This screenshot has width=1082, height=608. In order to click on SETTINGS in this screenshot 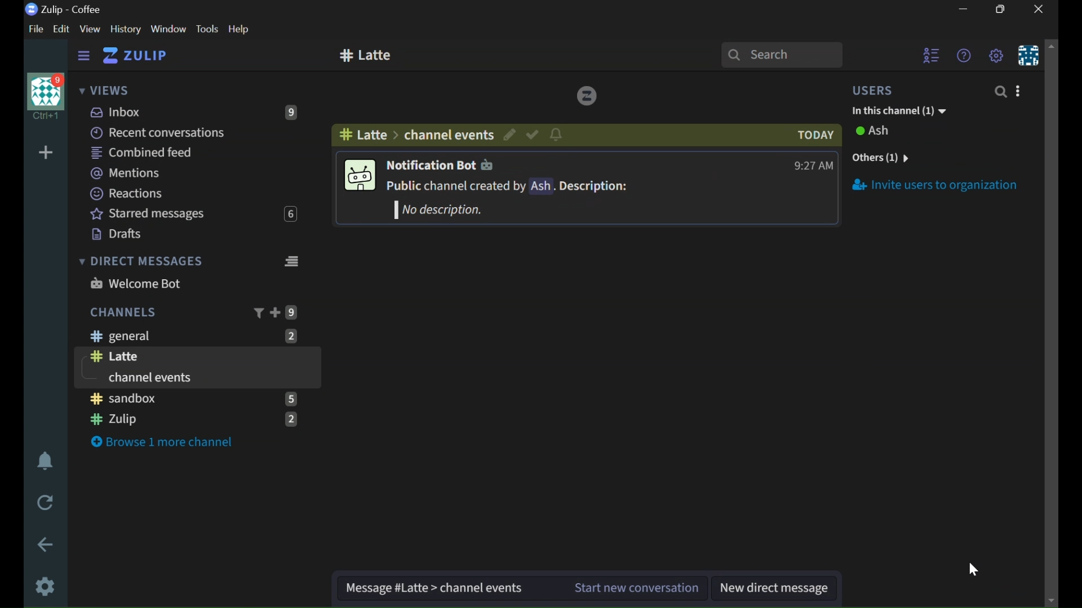, I will do `click(995, 55)`.